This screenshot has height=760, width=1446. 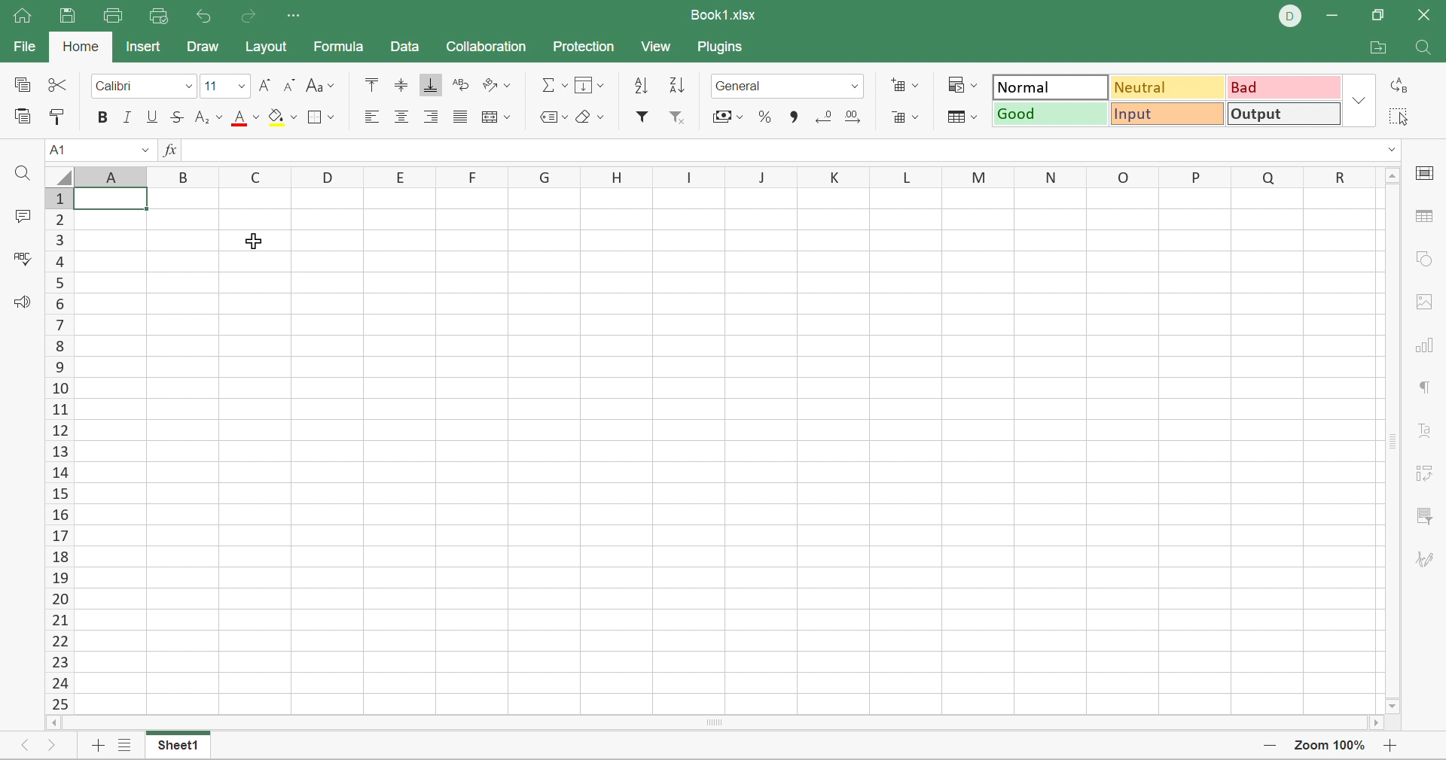 What do you see at coordinates (124, 743) in the screenshot?
I see `List of sheets` at bounding box center [124, 743].